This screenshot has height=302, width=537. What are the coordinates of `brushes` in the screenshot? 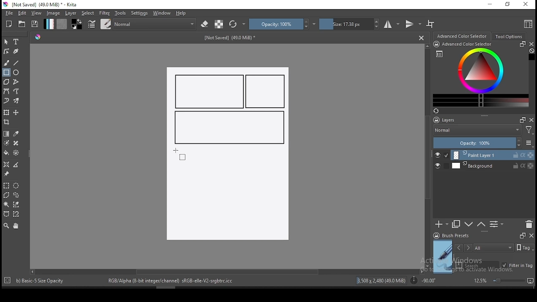 It's located at (106, 24).